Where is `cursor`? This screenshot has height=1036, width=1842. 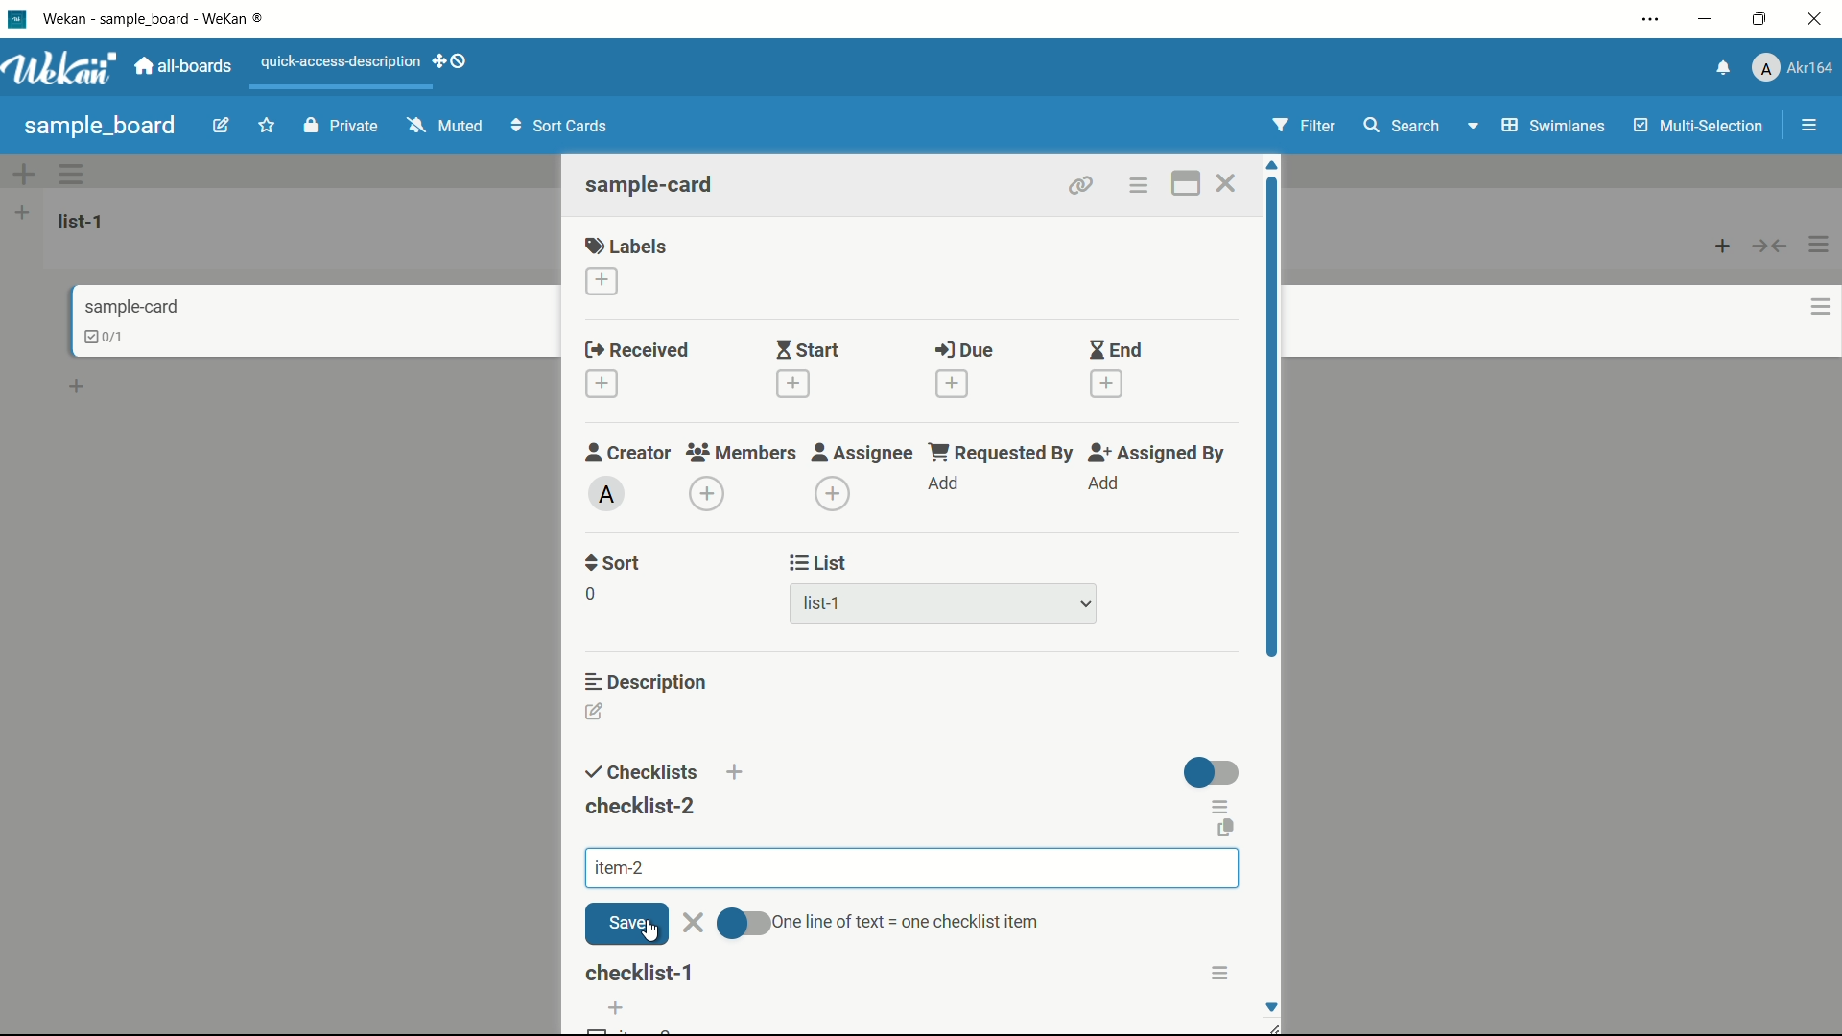
cursor is located at coordinates (649, 934).